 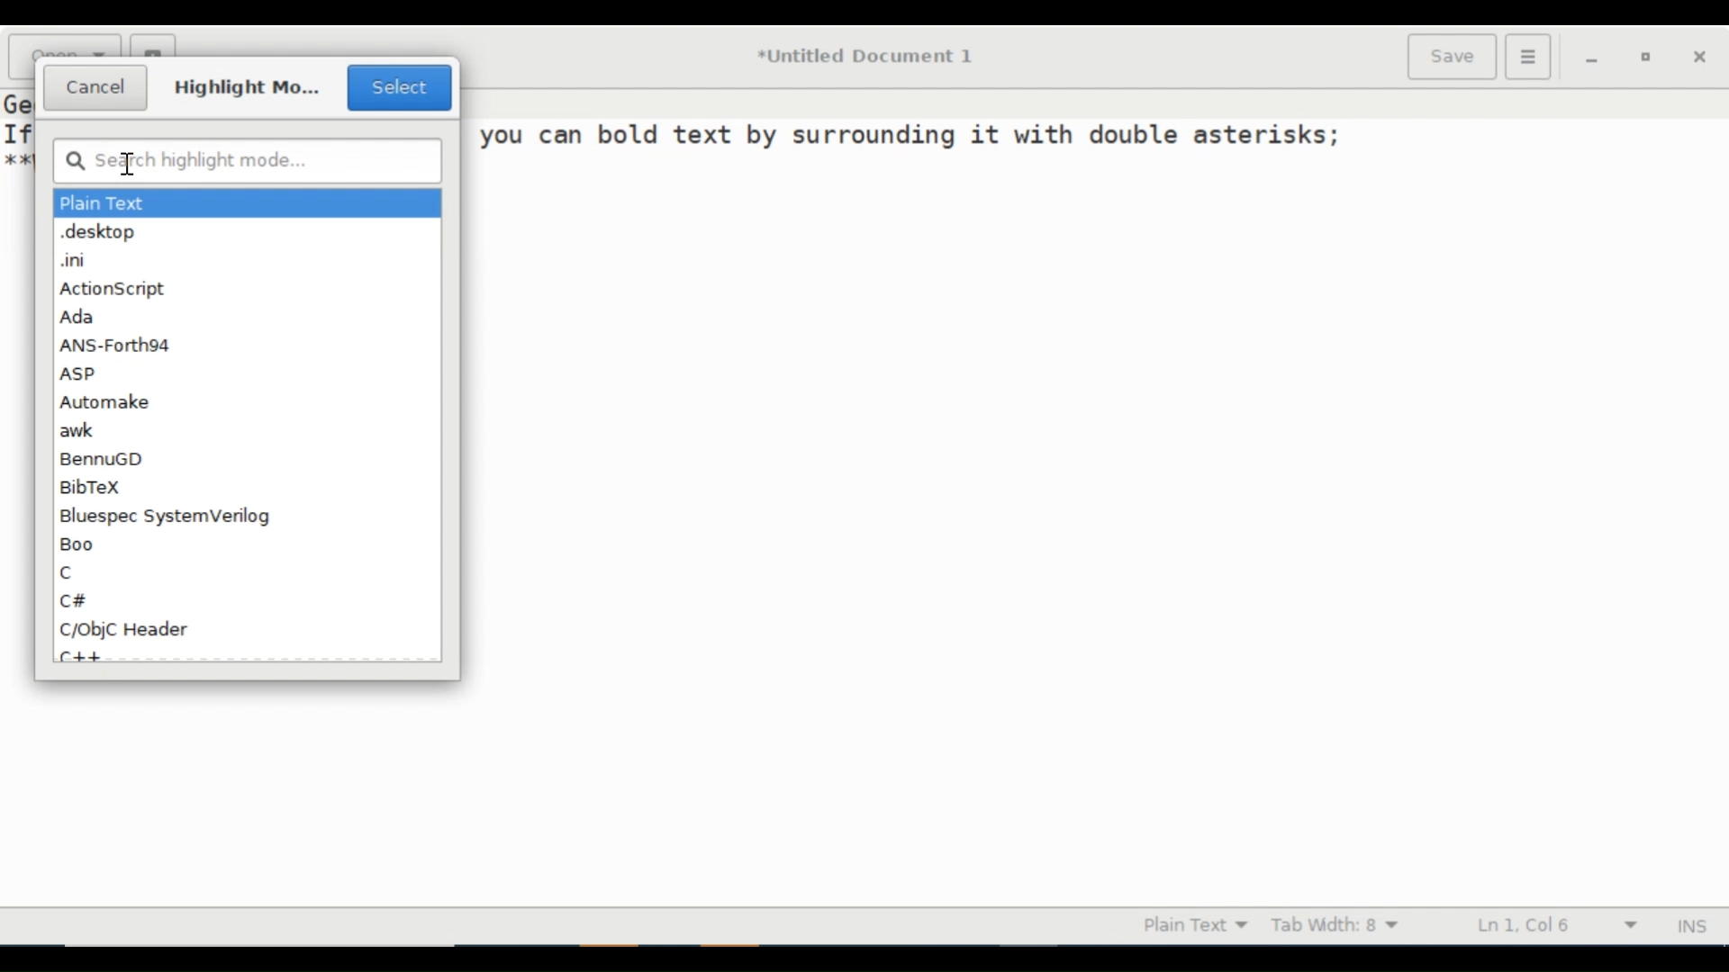 I want to click on .ini, so click(x=75, y=261).